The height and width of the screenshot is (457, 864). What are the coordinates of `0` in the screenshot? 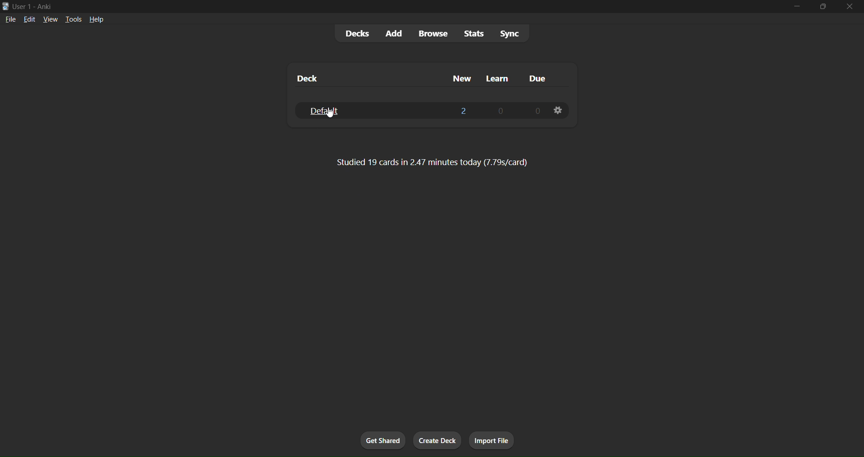 It's located at (536, 111).